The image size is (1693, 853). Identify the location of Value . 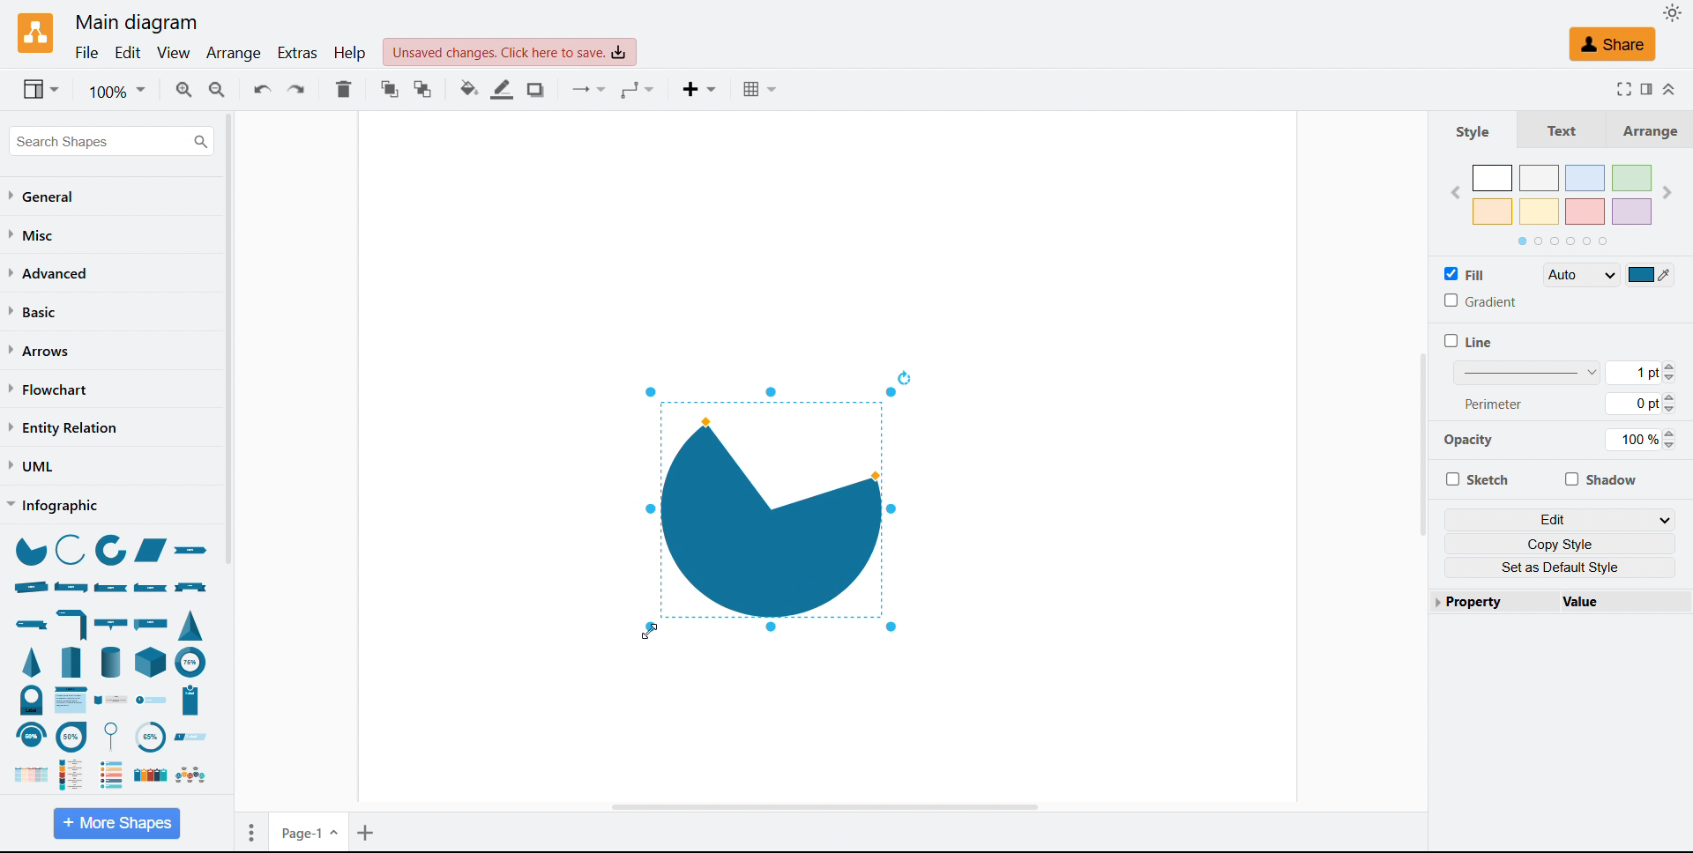
(1617, 601).